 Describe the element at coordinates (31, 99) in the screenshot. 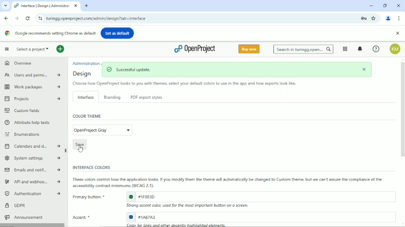

I see `Projects` at that location.